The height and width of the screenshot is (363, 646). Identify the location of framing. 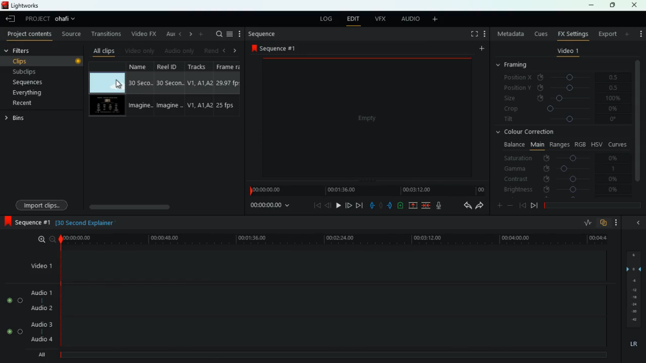
(518, 65).